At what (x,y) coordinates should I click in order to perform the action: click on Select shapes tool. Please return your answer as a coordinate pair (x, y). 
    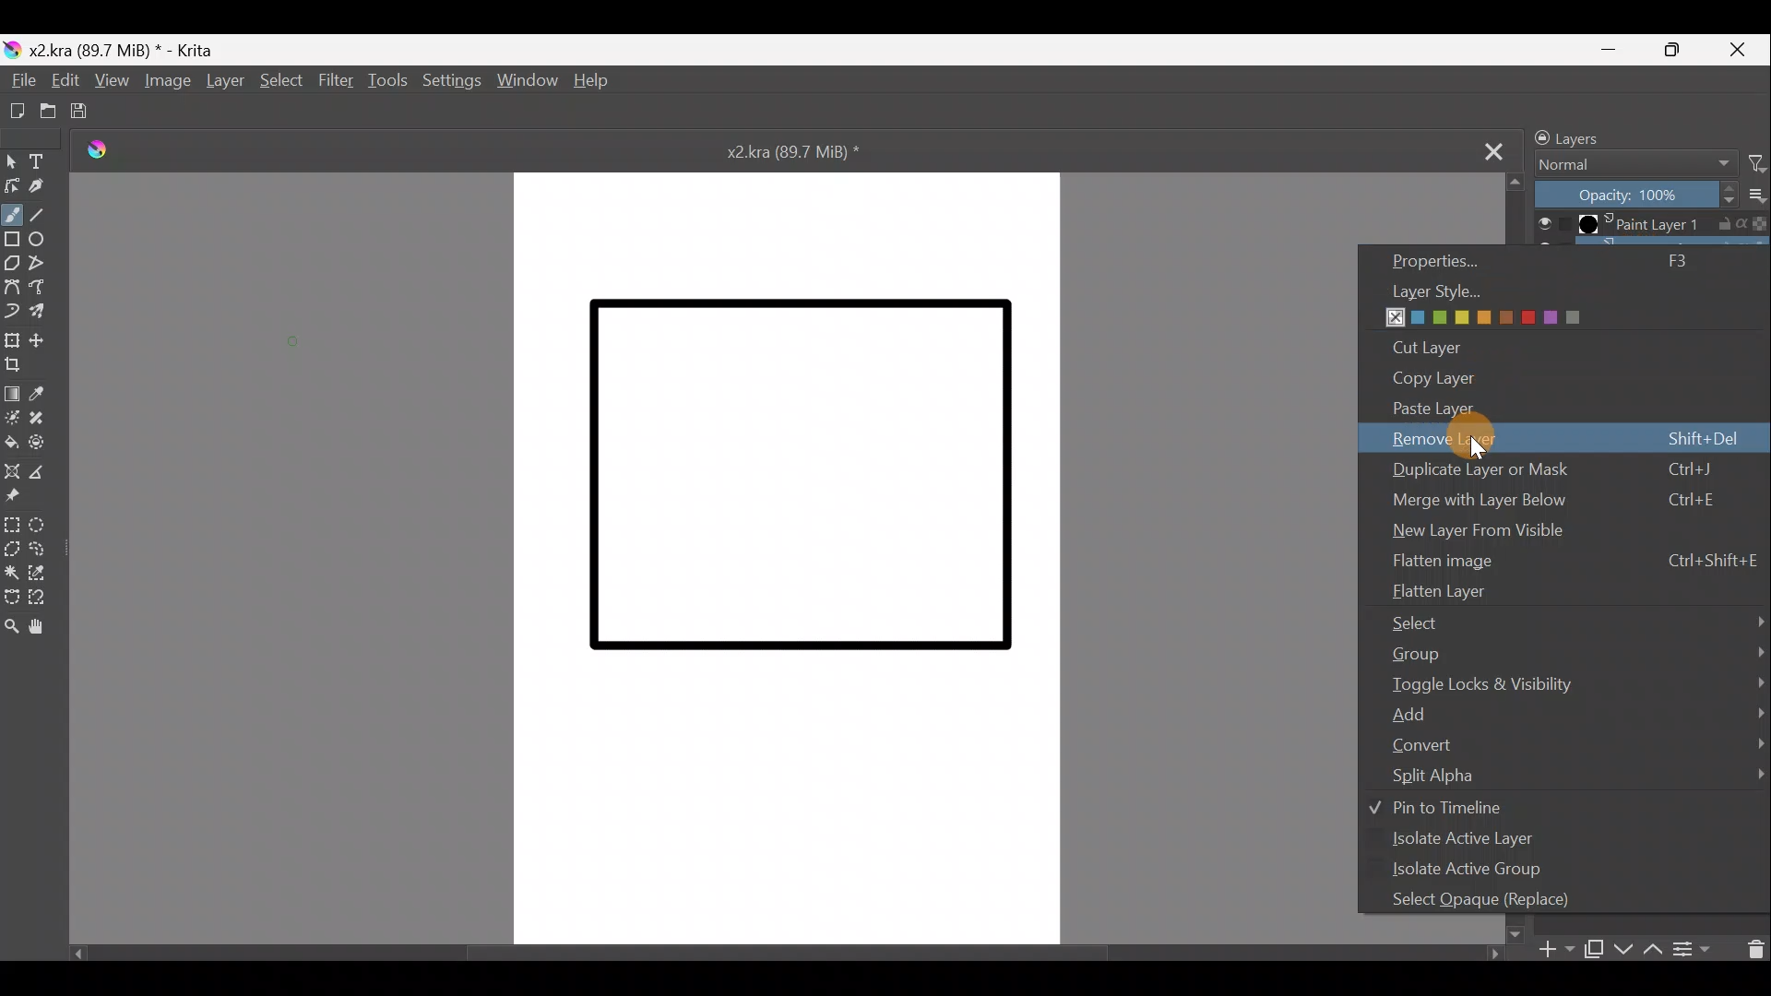
    Looking at the image, I should click on (11, 160).